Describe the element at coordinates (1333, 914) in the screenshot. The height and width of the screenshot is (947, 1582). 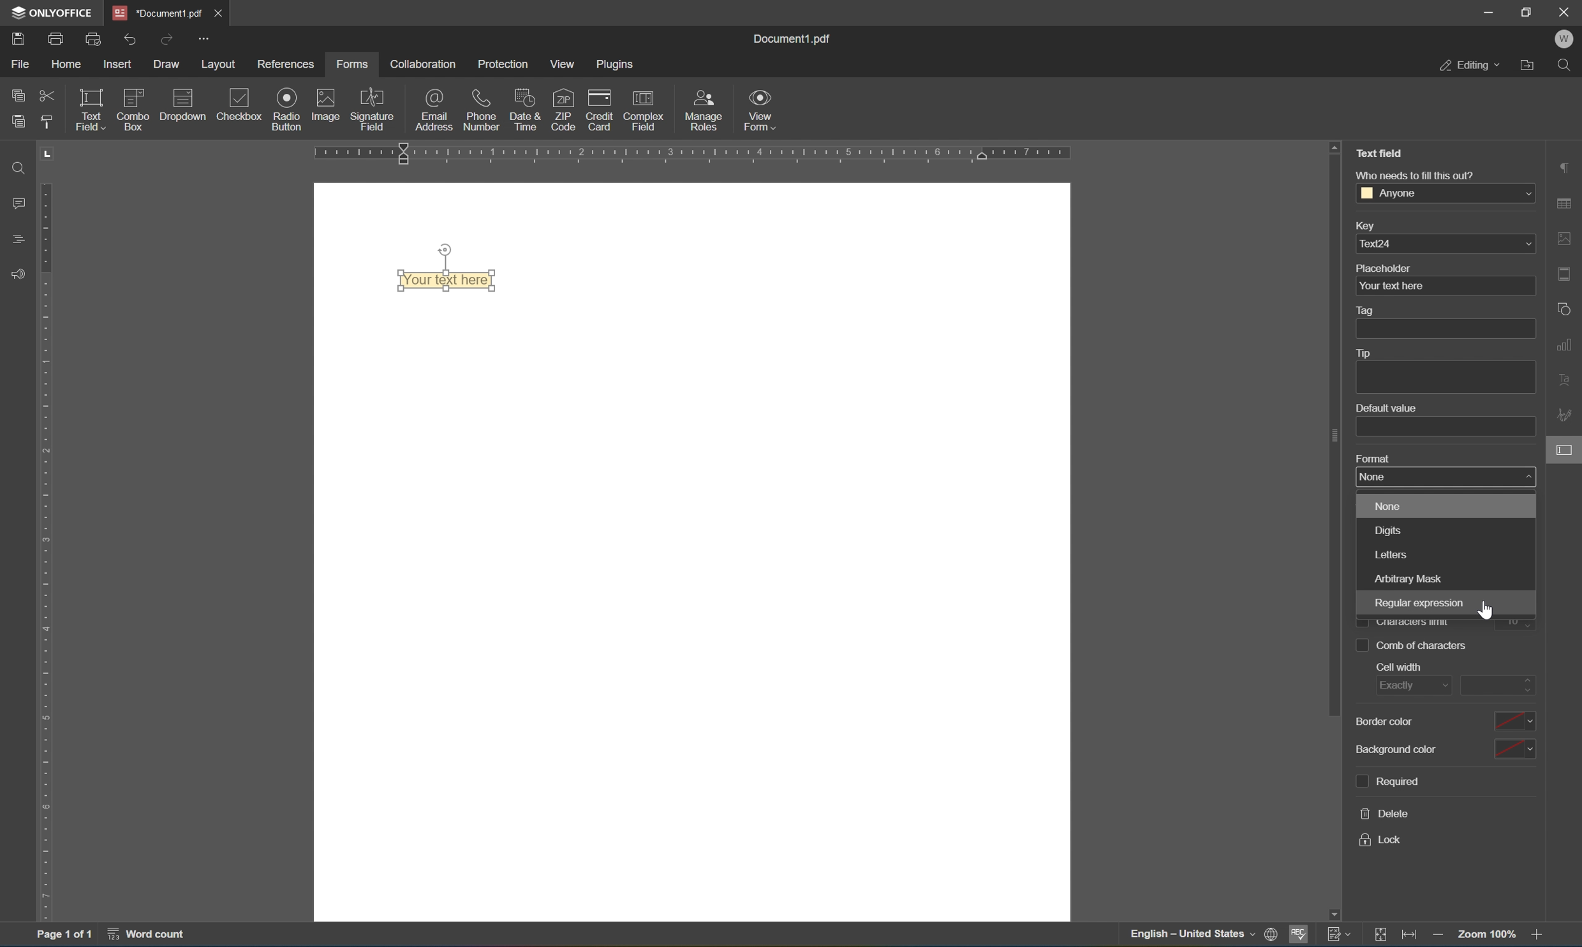
I see `scroll down` at that location.